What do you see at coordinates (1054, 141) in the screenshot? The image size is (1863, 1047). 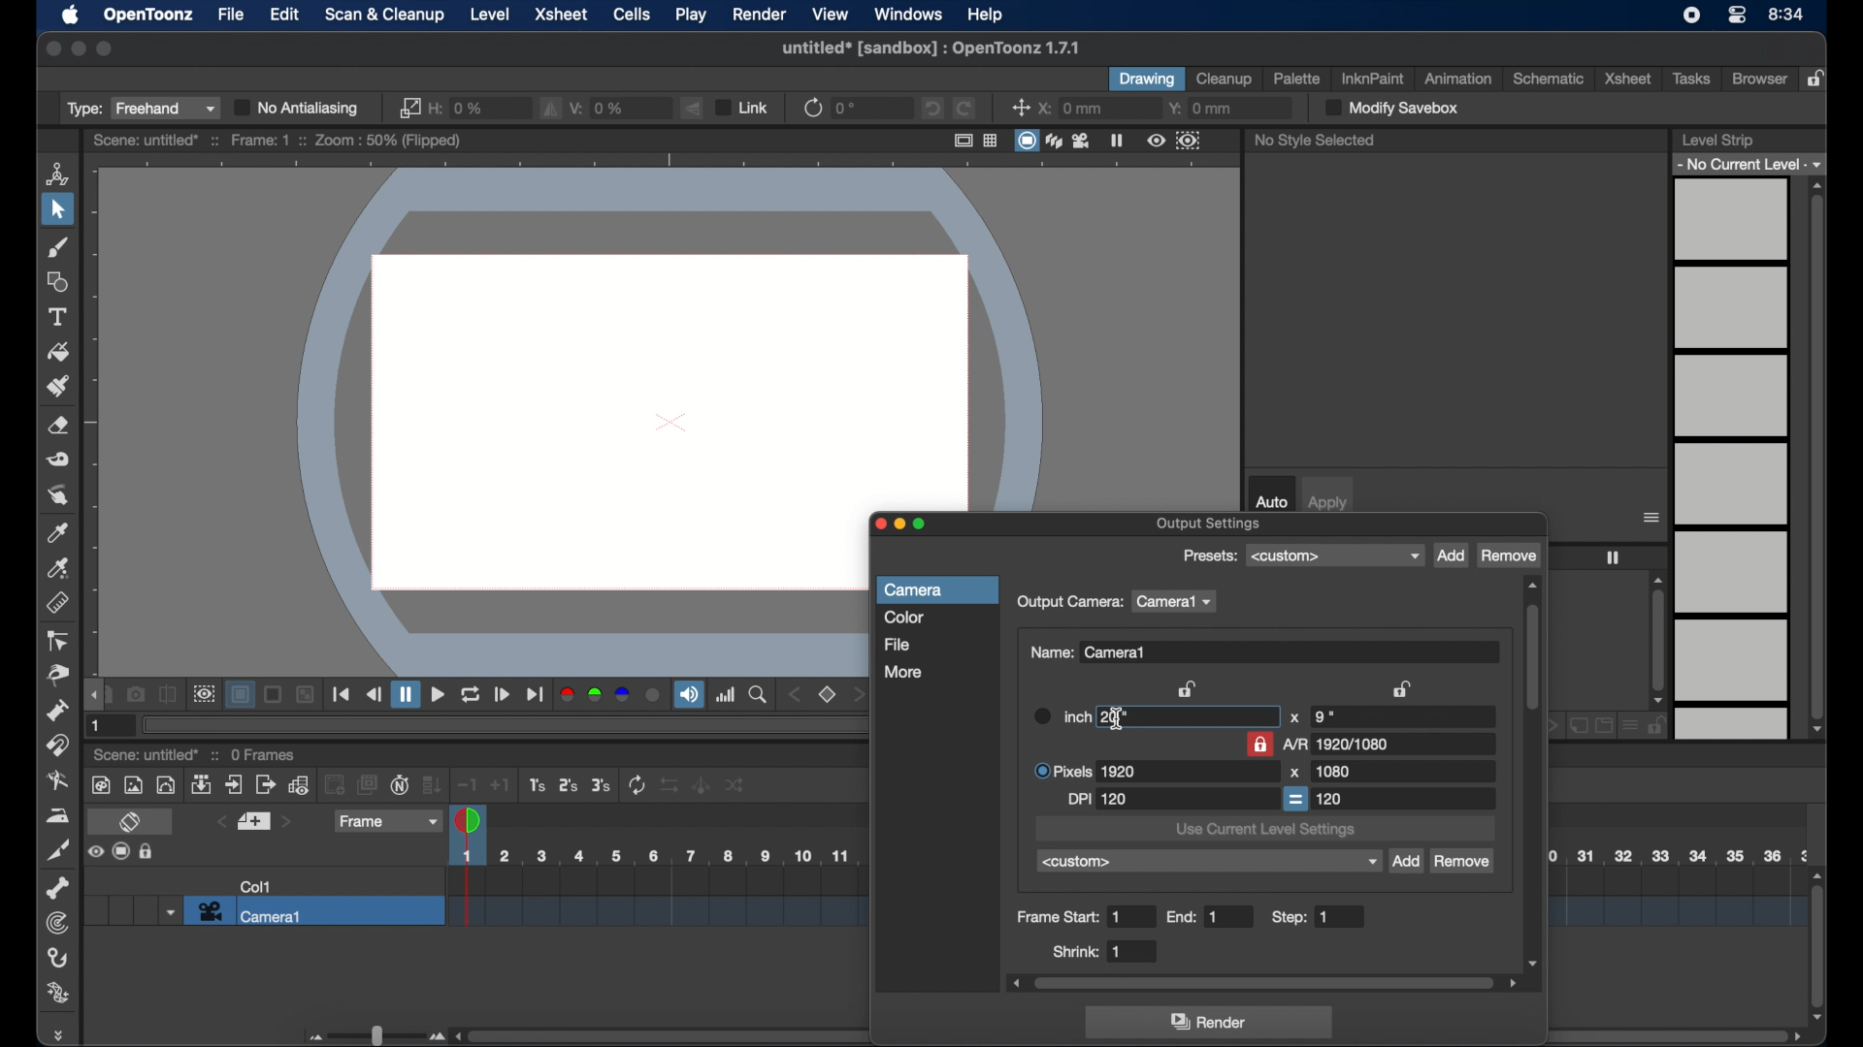 I see `view modes` at bounding box center [1054, 141].